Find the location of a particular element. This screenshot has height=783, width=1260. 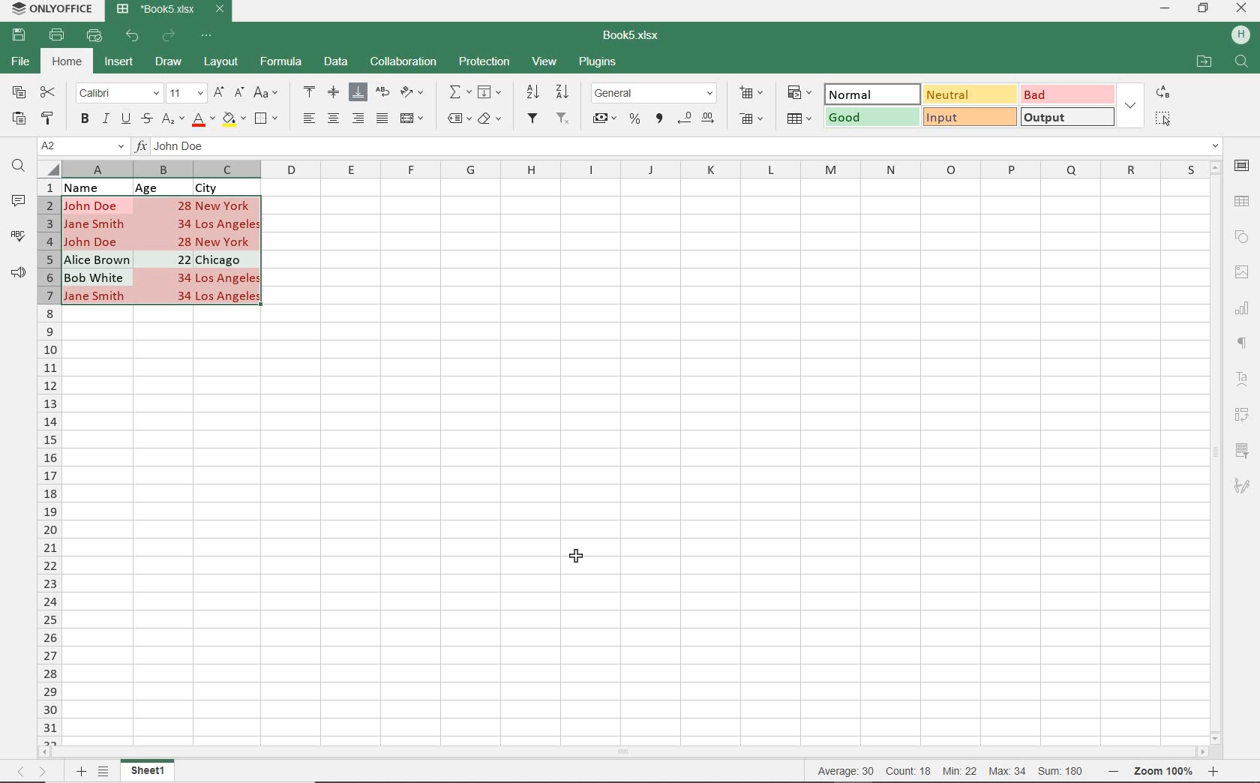

BAD is located at coordinates (1066, 94).